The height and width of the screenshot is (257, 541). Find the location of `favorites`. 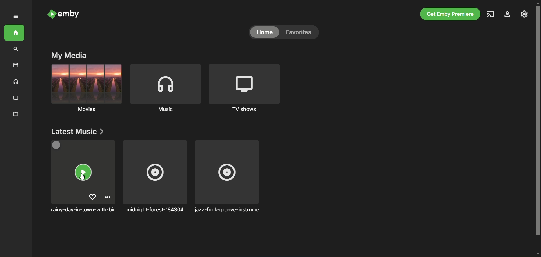

favorites is located at coordinates (300, 33).